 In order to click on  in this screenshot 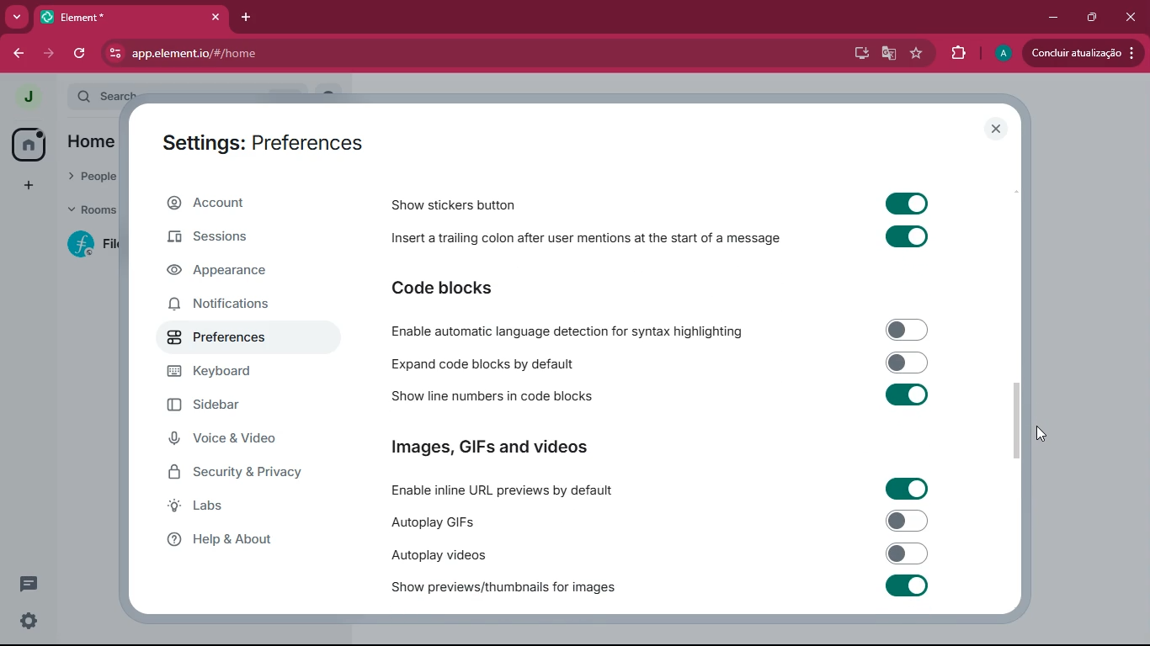, I will do `click(908, 553)`.